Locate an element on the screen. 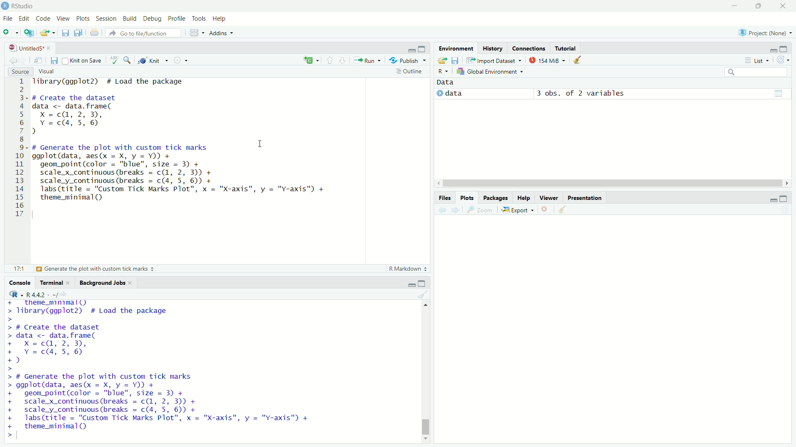 This screenshot has height=447, width=796. data is located at coordinates (457, 93).